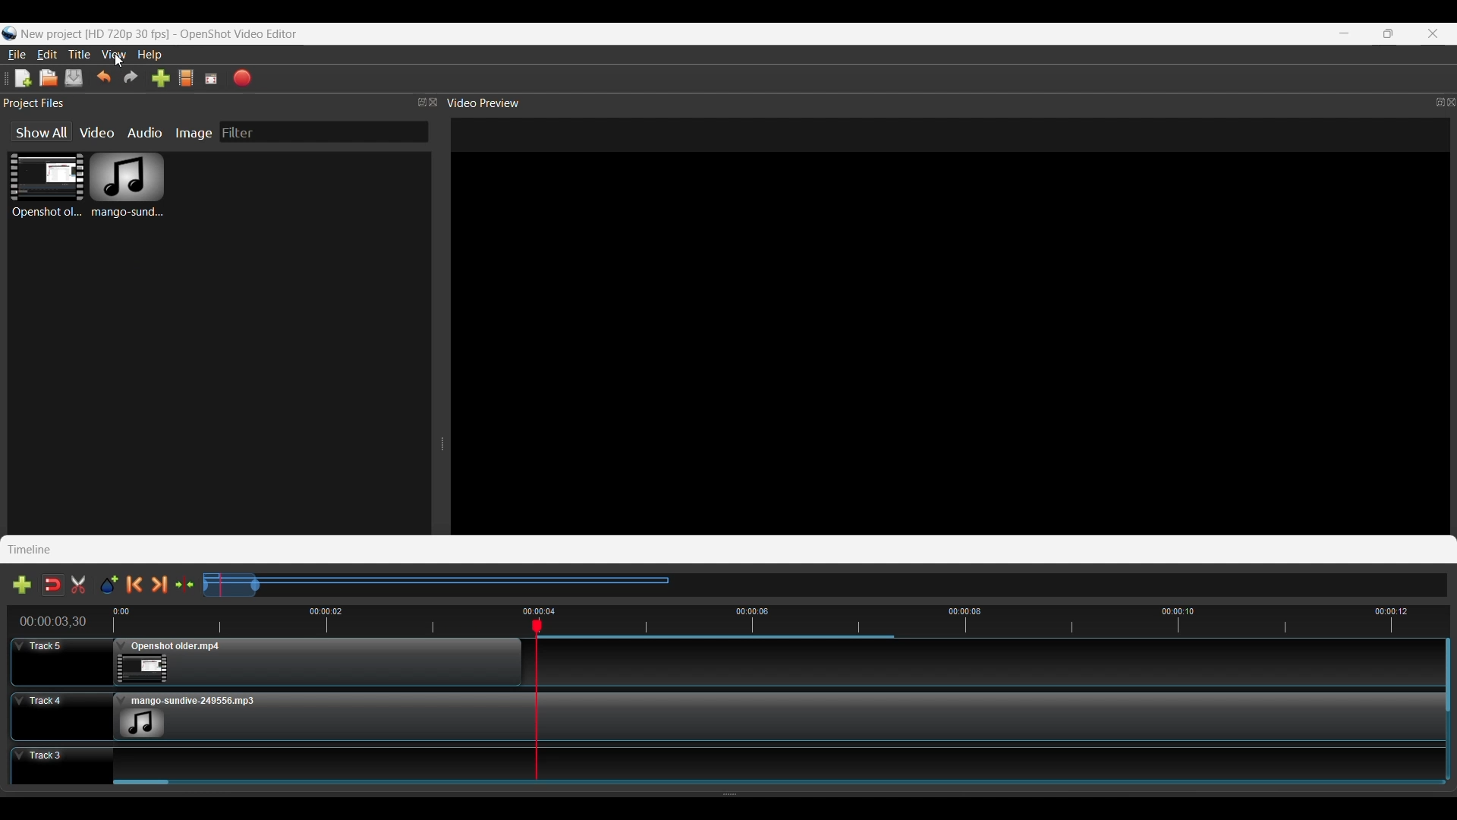 Image resolution: width=1457 pixels, height=820 pixels. I want to click on Choose Profile, so click(187, 78).